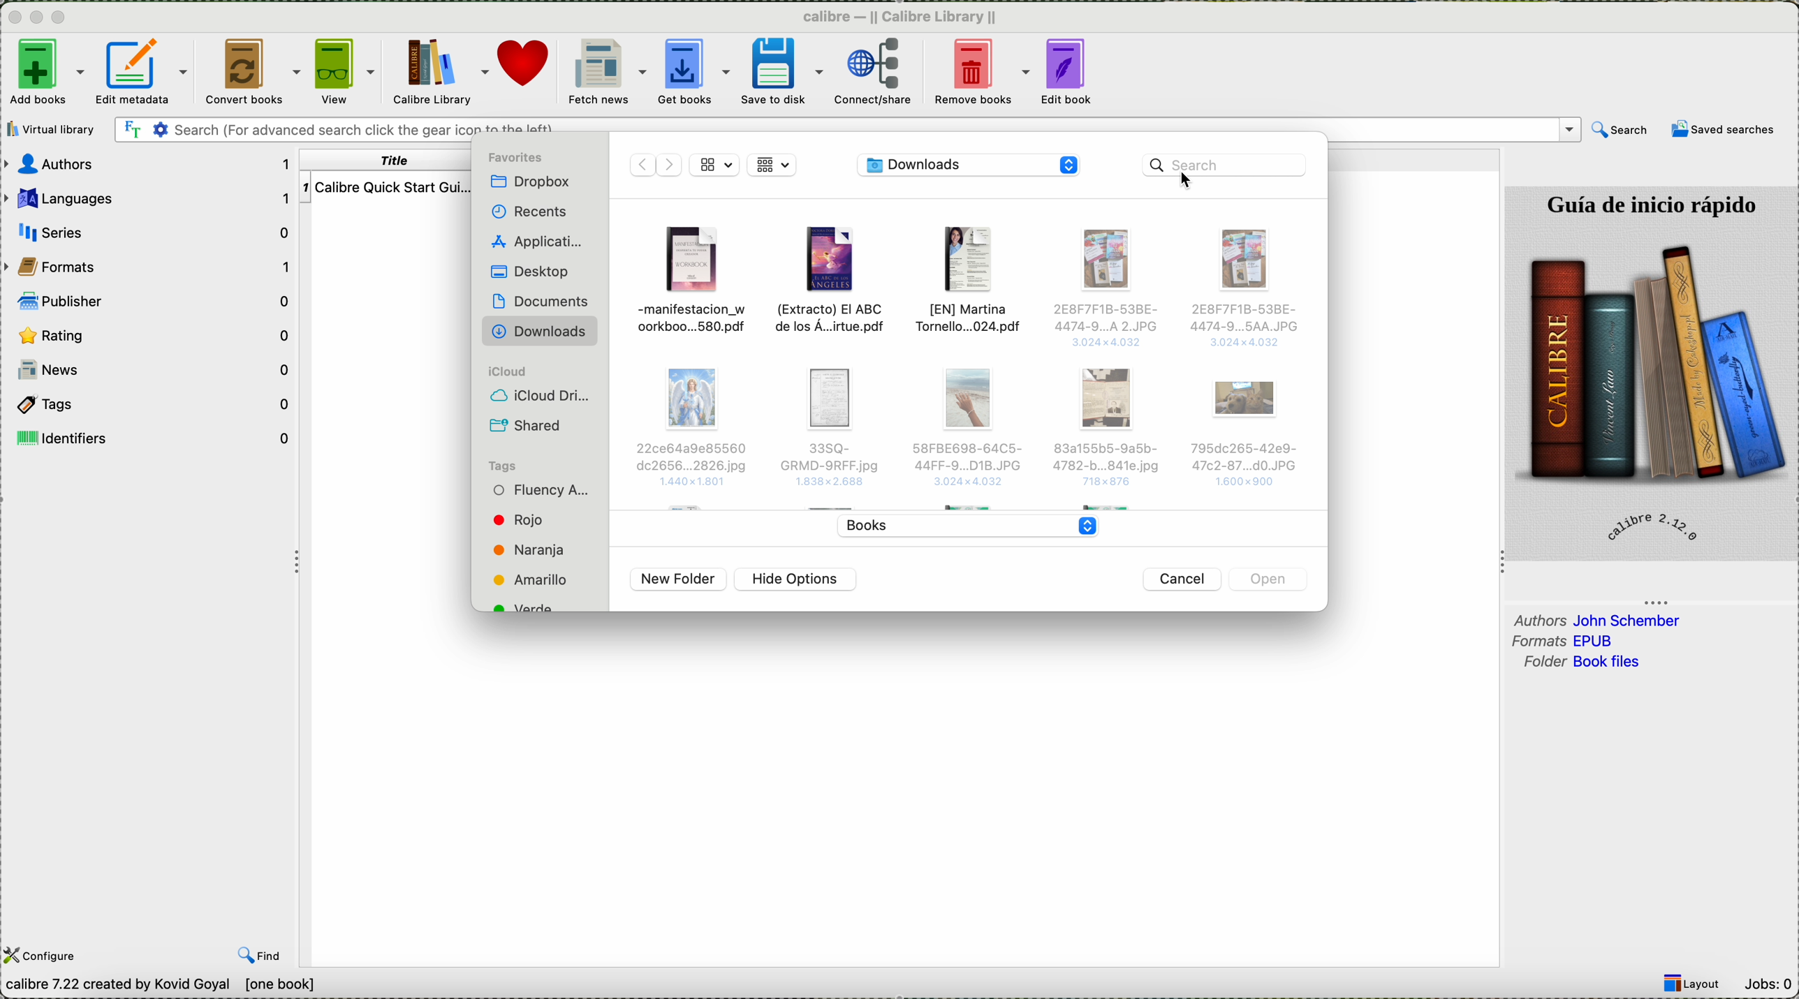 This screenshot has height=999, width=1799. Describe the element at coordinates (389, 161) in the screenshot. I see `title` at that location.